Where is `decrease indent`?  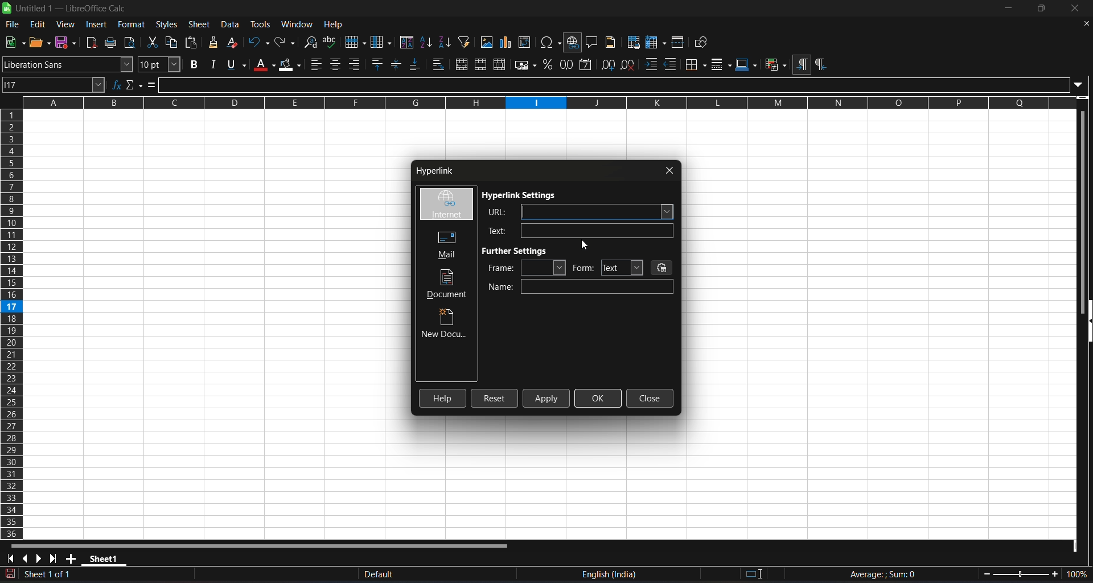 decrease indent is located at coordinates (672, 65).